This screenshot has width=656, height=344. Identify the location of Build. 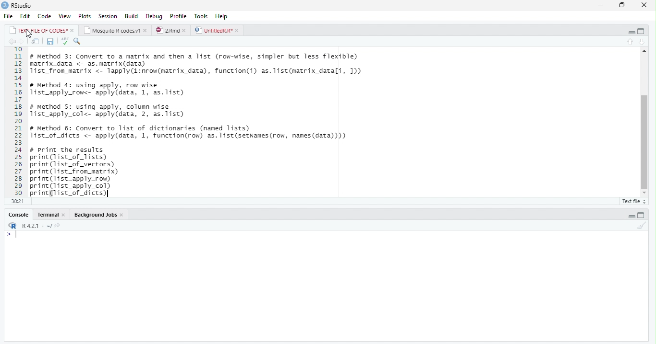
(130, 16).